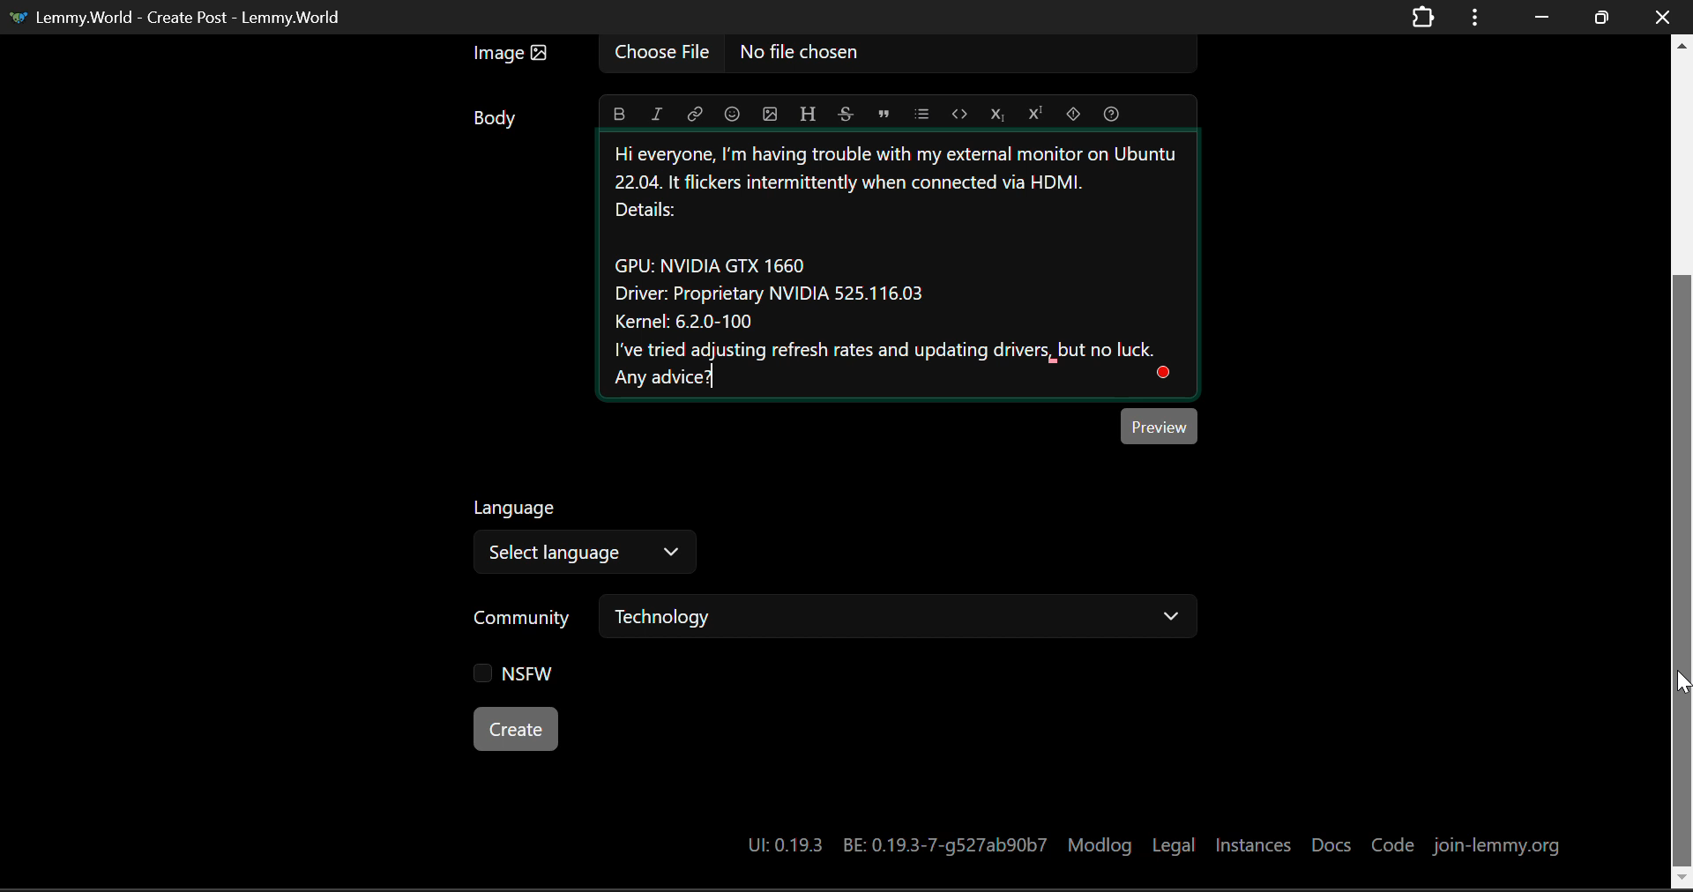 The width and height of the screenshot is (1693, 892). I want to click on Extensions, so click(1423, 19).